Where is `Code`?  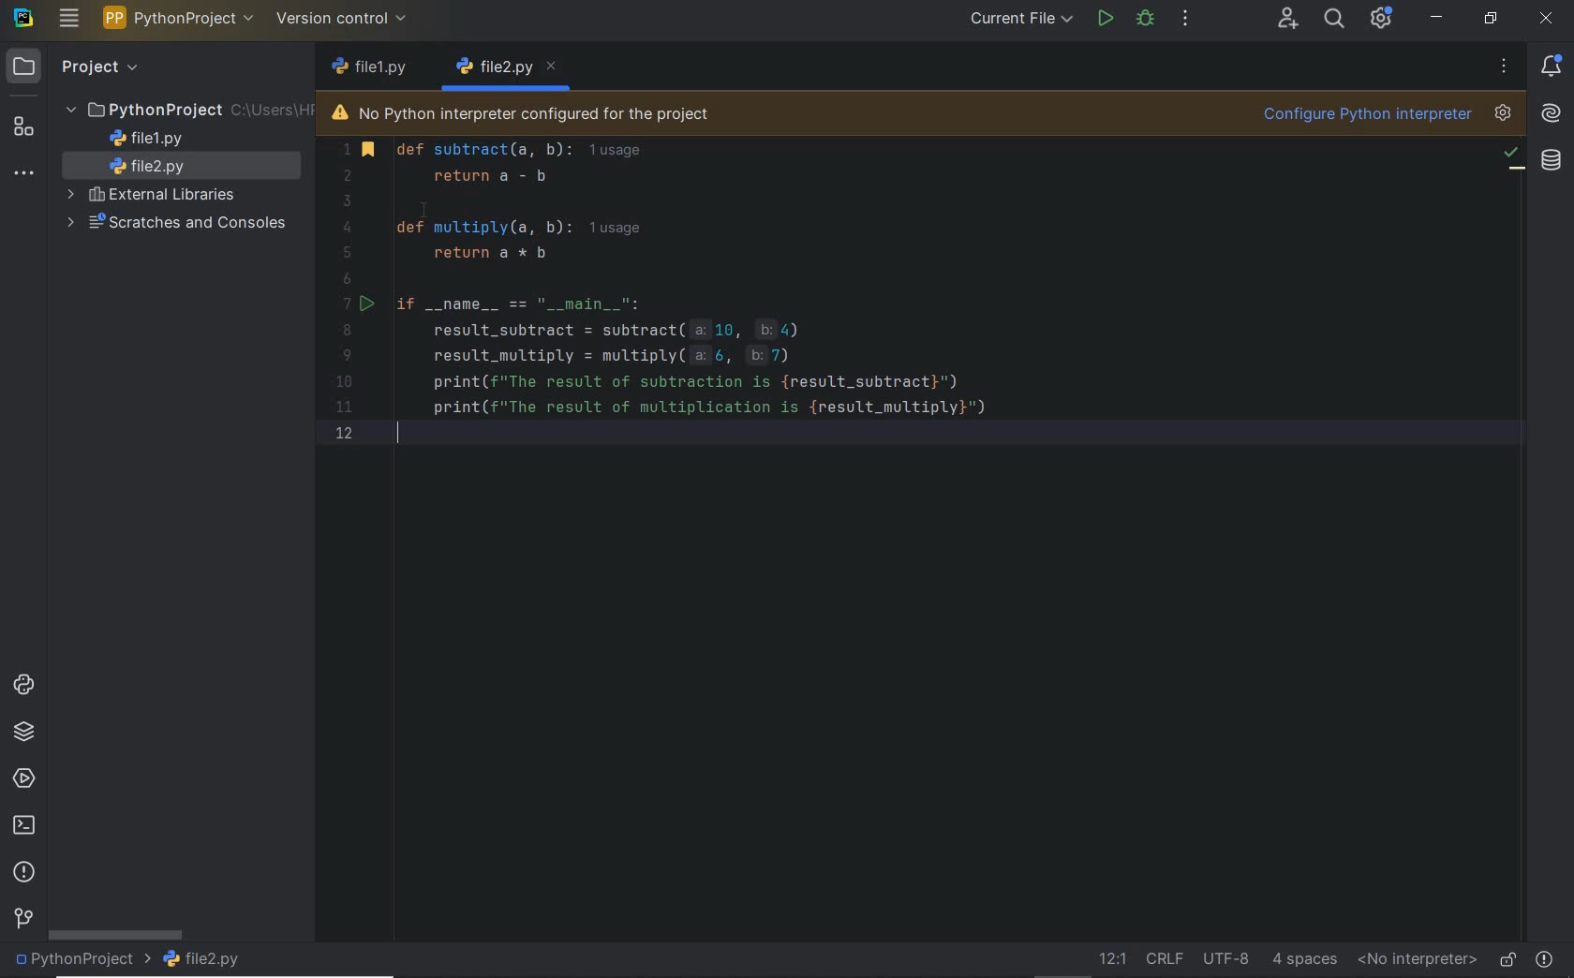 Code is located at coordinates (694, 279).